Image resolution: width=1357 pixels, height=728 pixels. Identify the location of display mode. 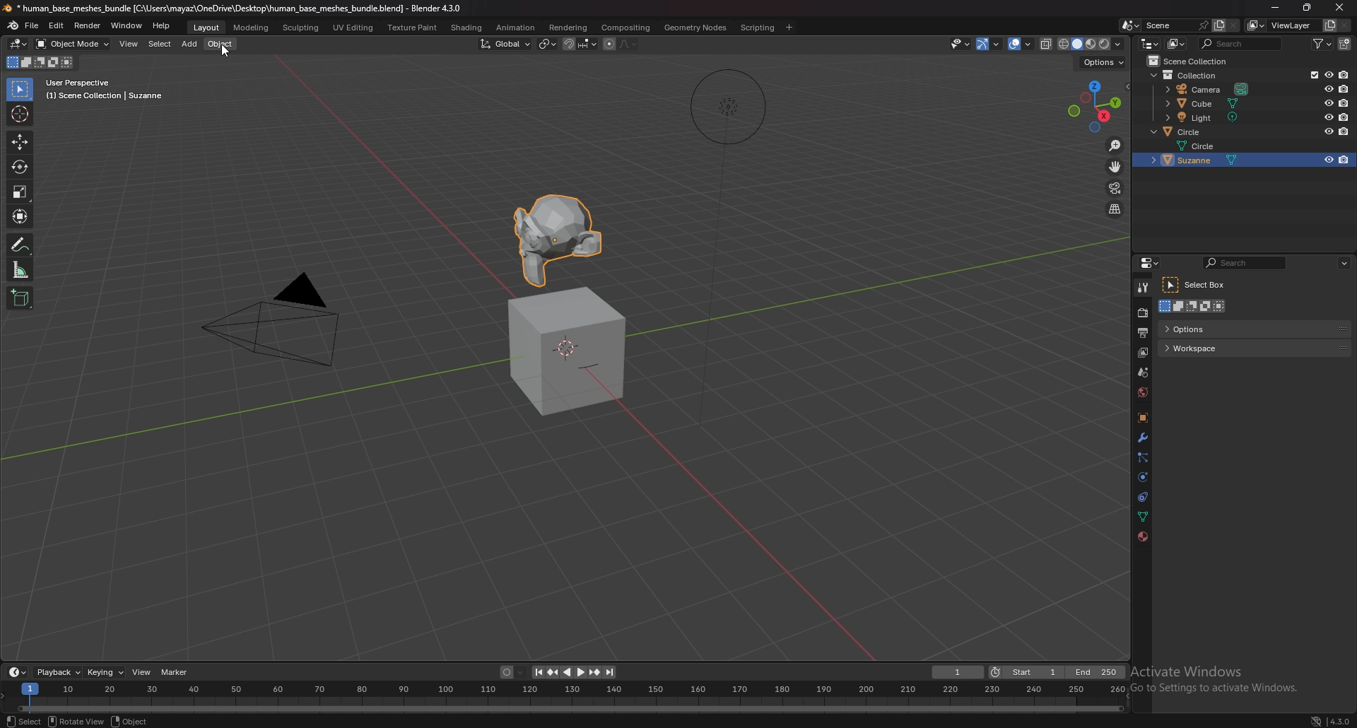
(1176, 44).